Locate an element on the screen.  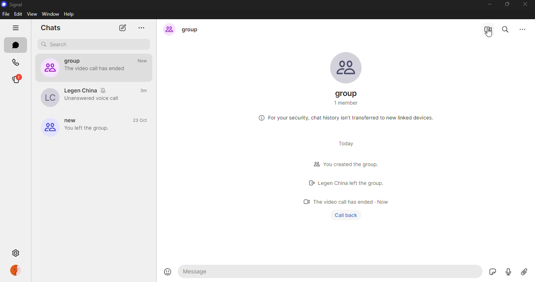
chats is located at coordinates (52, 28).